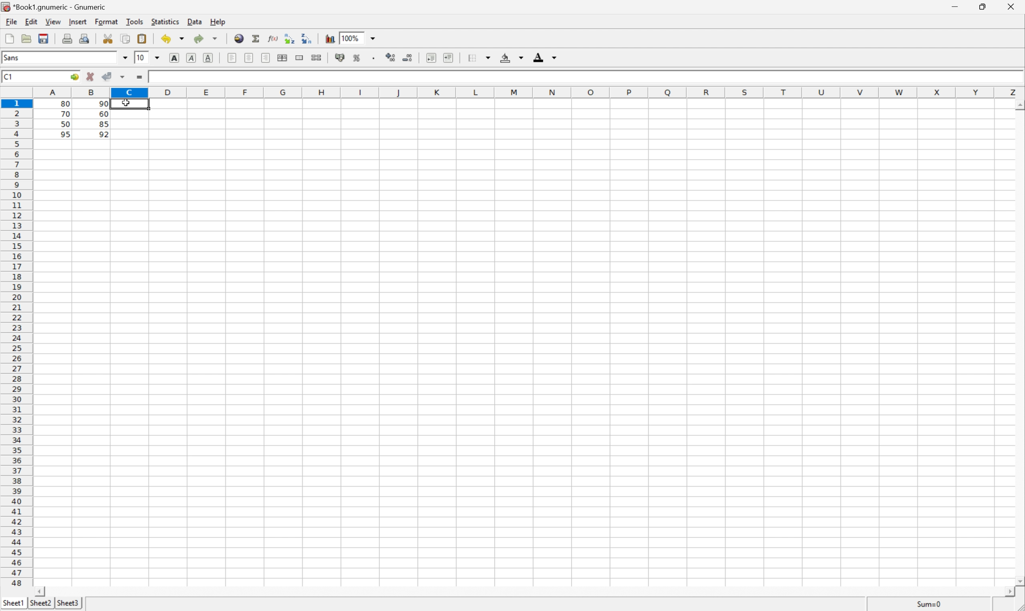  Describe the element at coordinates (358, 56) in the screenshot. I see `Format the selection as percentage` at that location.